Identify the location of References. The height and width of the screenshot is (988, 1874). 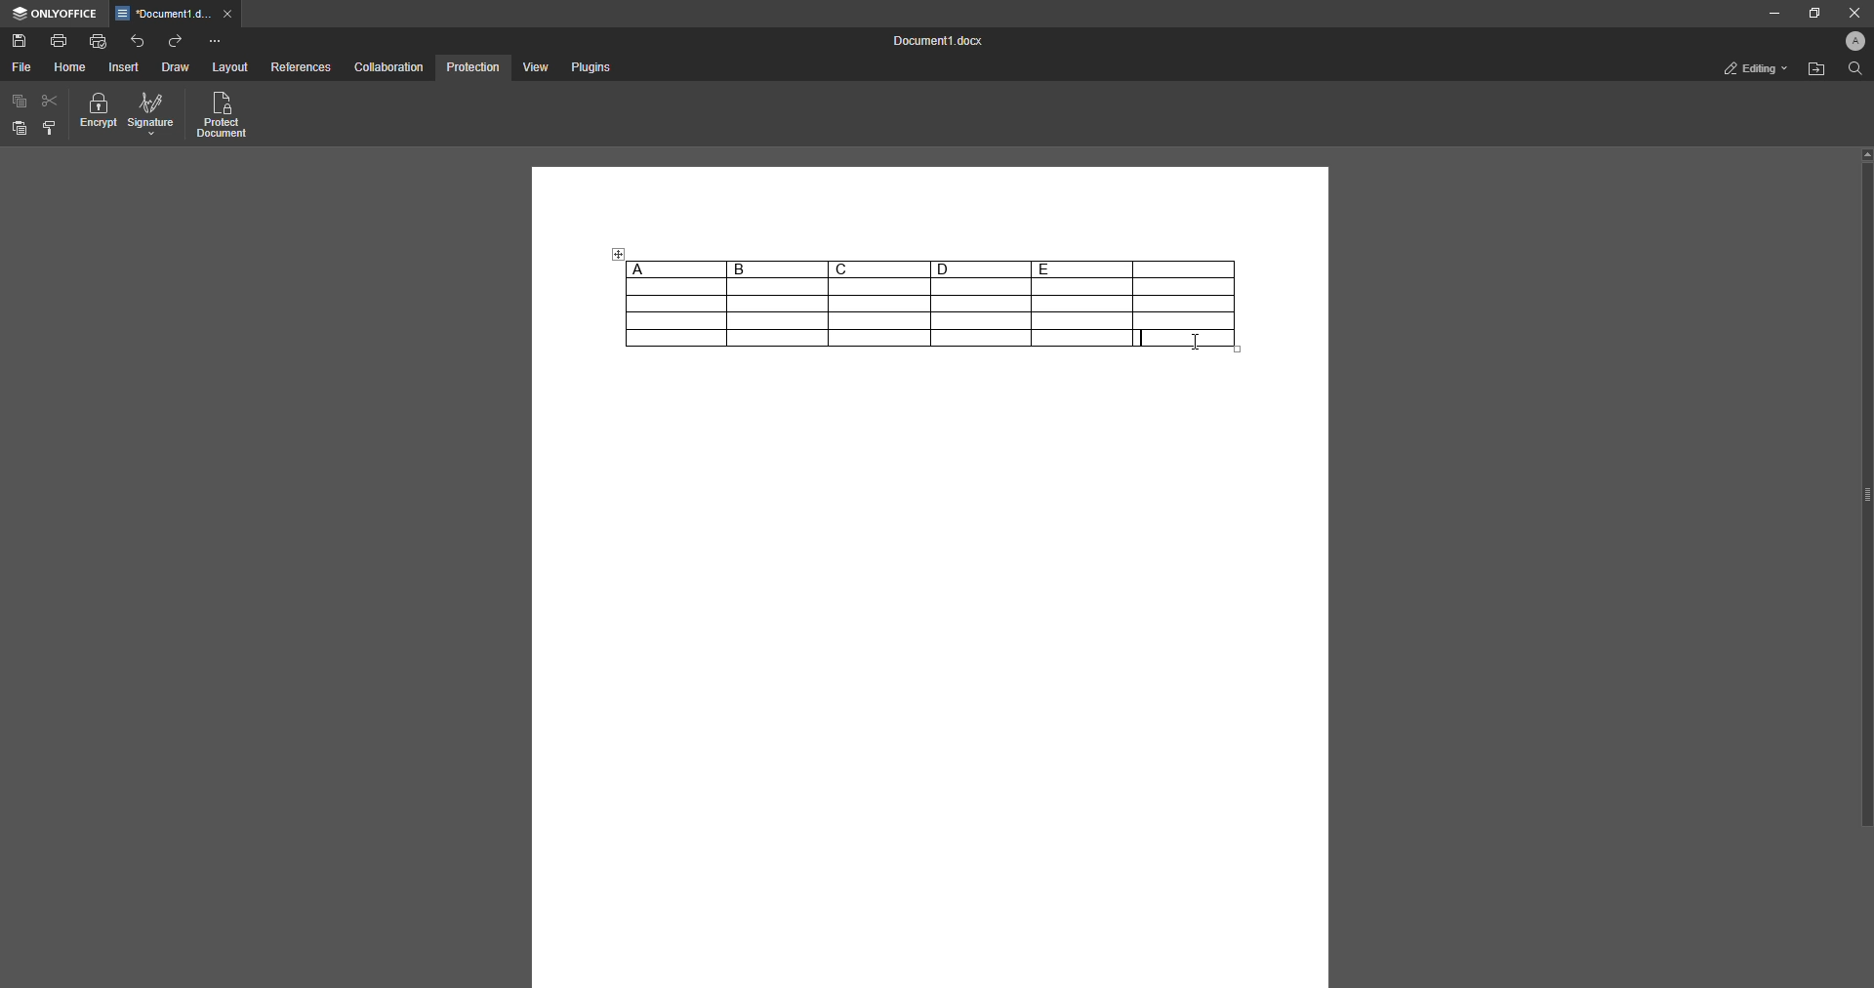
(300, 68).